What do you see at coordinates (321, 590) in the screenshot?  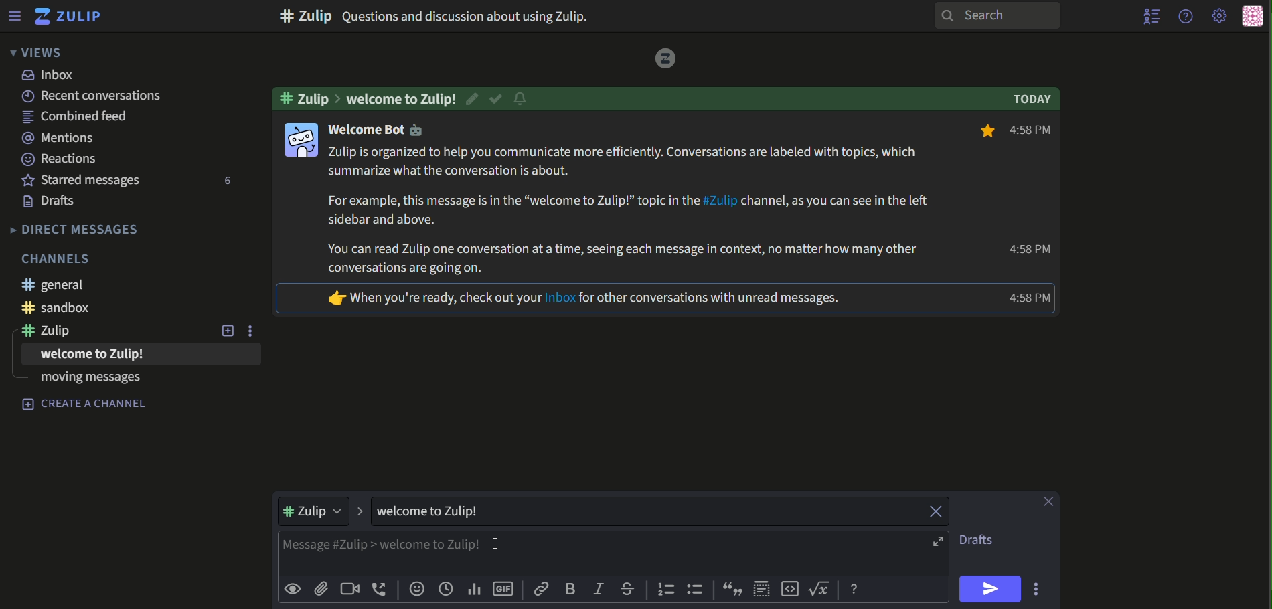 I see `add file` at bounding box center [321, 590].